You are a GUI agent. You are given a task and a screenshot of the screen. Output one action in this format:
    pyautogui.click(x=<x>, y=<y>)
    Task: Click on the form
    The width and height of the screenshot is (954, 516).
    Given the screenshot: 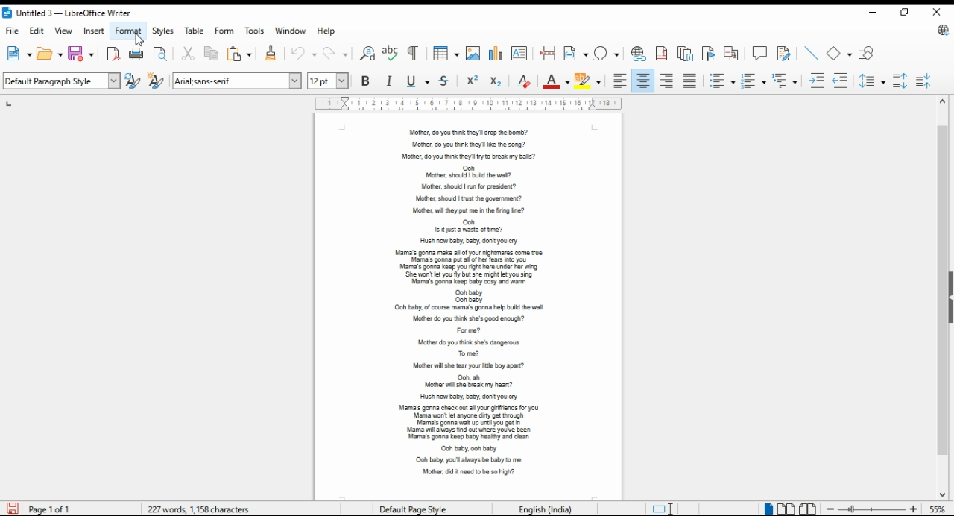 What is the action you would take?
    pyautogui.click(x=225, y=31)
    